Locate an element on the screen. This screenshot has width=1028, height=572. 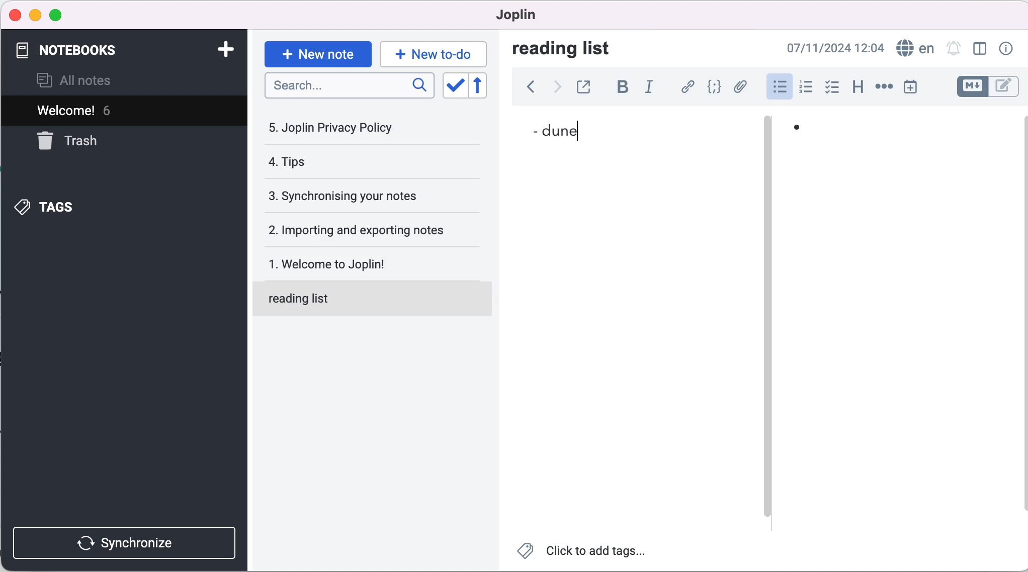
synchronize is located at coordinates (123, 537).